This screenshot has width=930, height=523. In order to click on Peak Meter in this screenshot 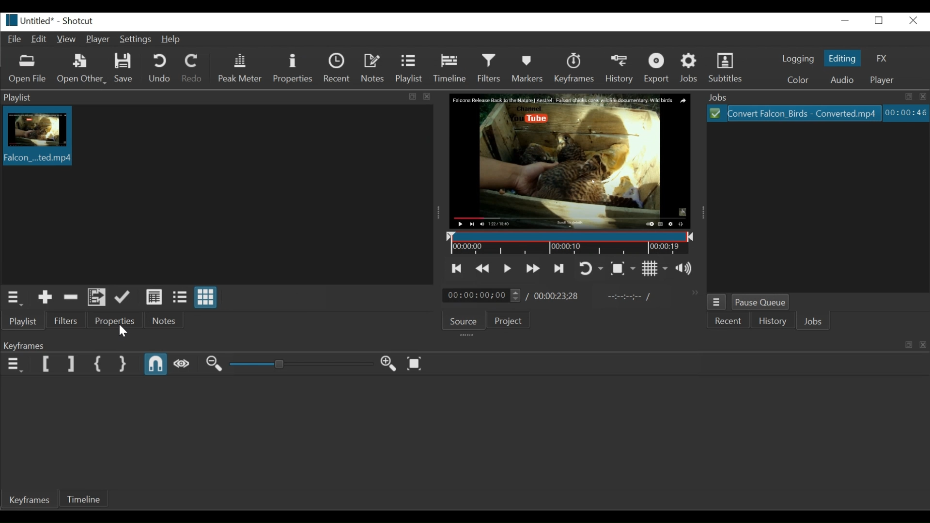, I will do `click(238, 69)`.